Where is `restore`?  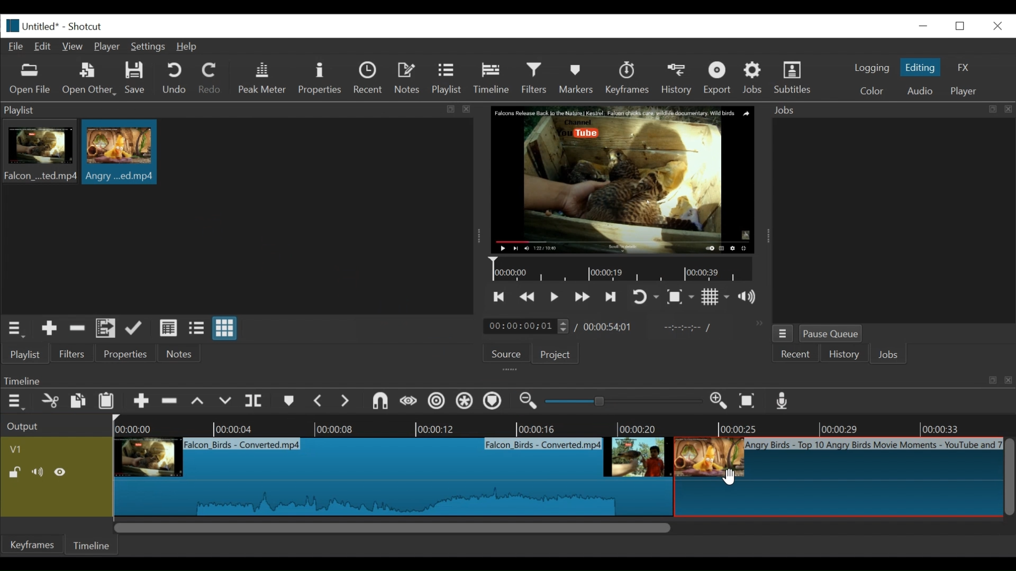
restore is located at coordinates (963, 25).